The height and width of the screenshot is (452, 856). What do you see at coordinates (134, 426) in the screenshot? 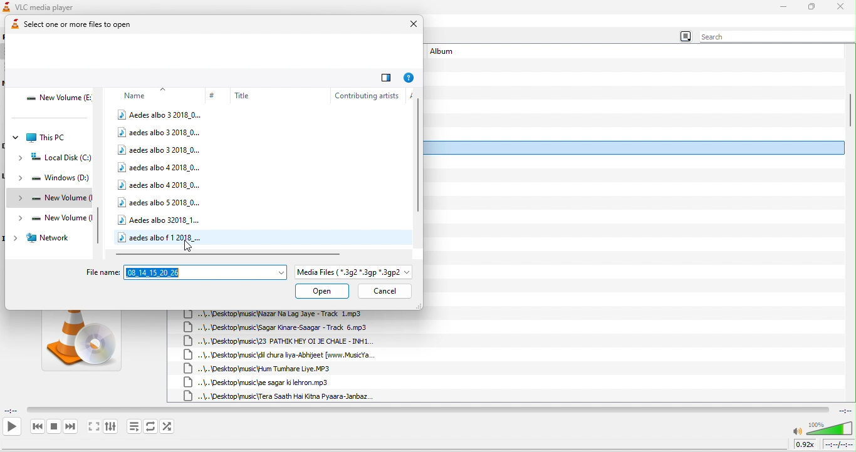
I see `toggle playlist` at bounding box center [134, 426].